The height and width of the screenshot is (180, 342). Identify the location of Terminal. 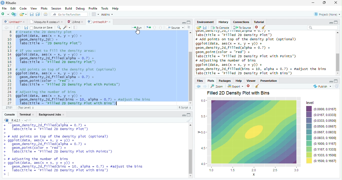
(25, 114).